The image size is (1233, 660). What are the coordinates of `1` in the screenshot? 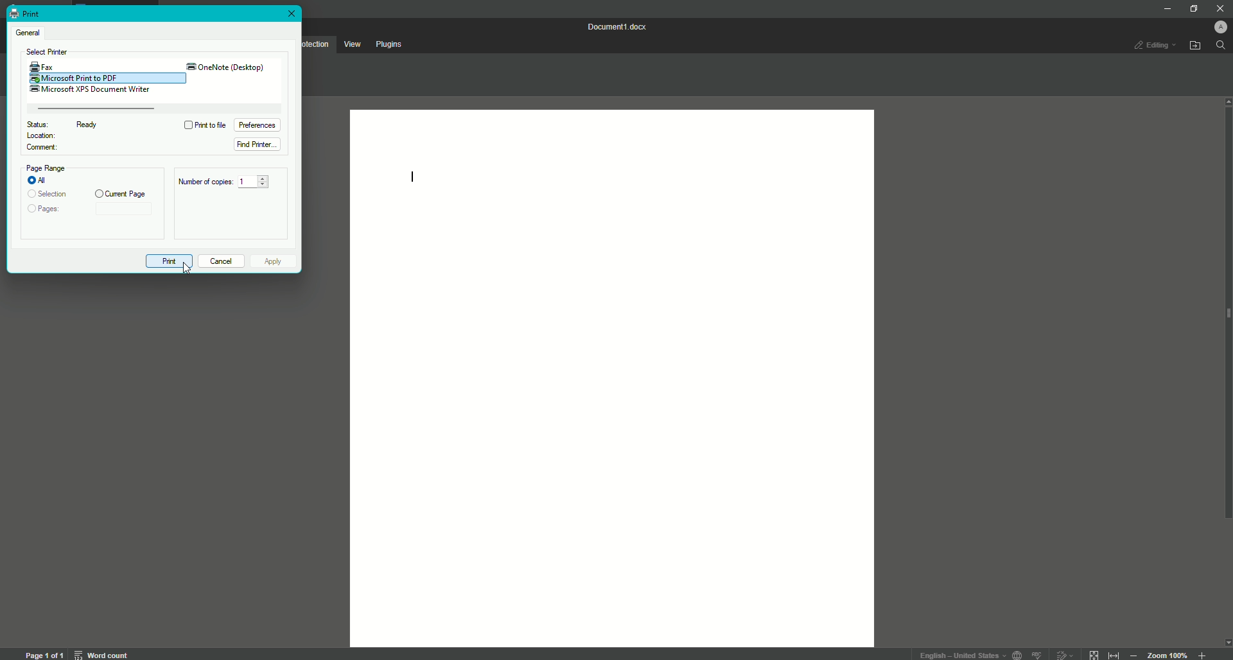 It's located at (253, 182).